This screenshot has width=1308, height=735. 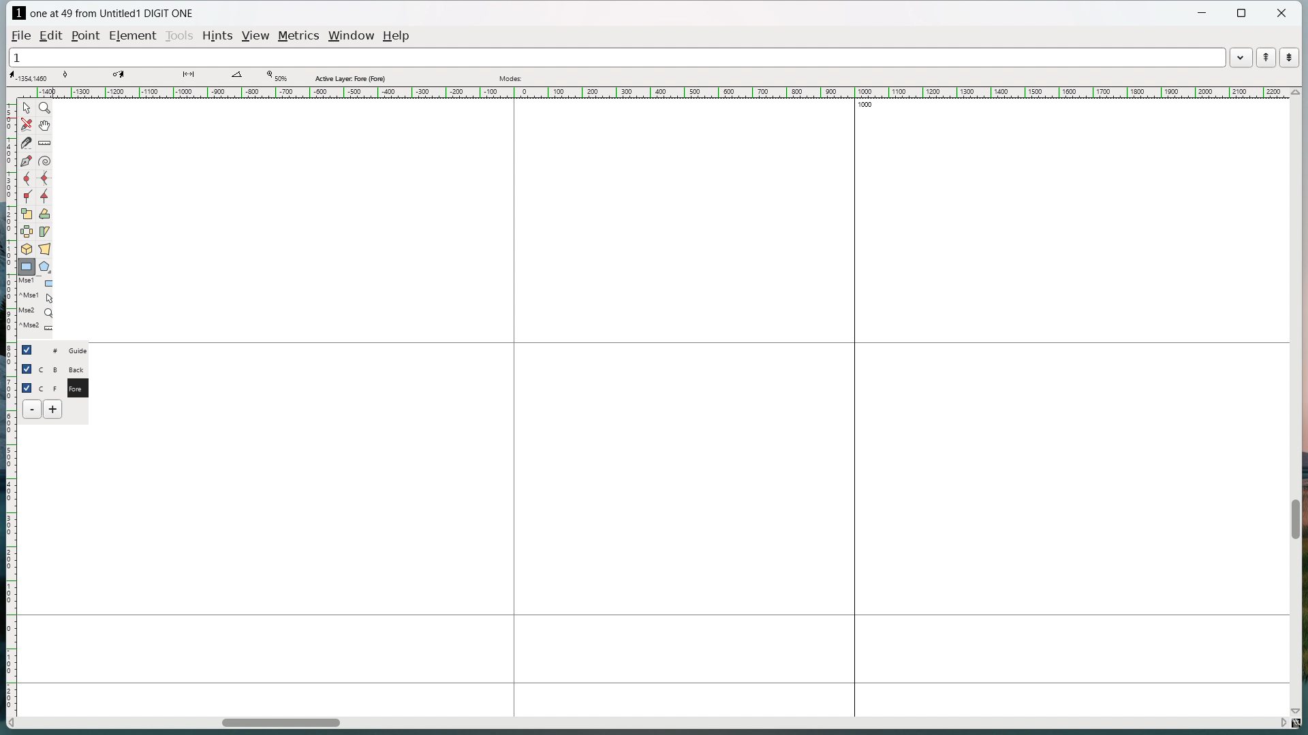 I want to click on vertical ruler, so click(x=10, y=400).